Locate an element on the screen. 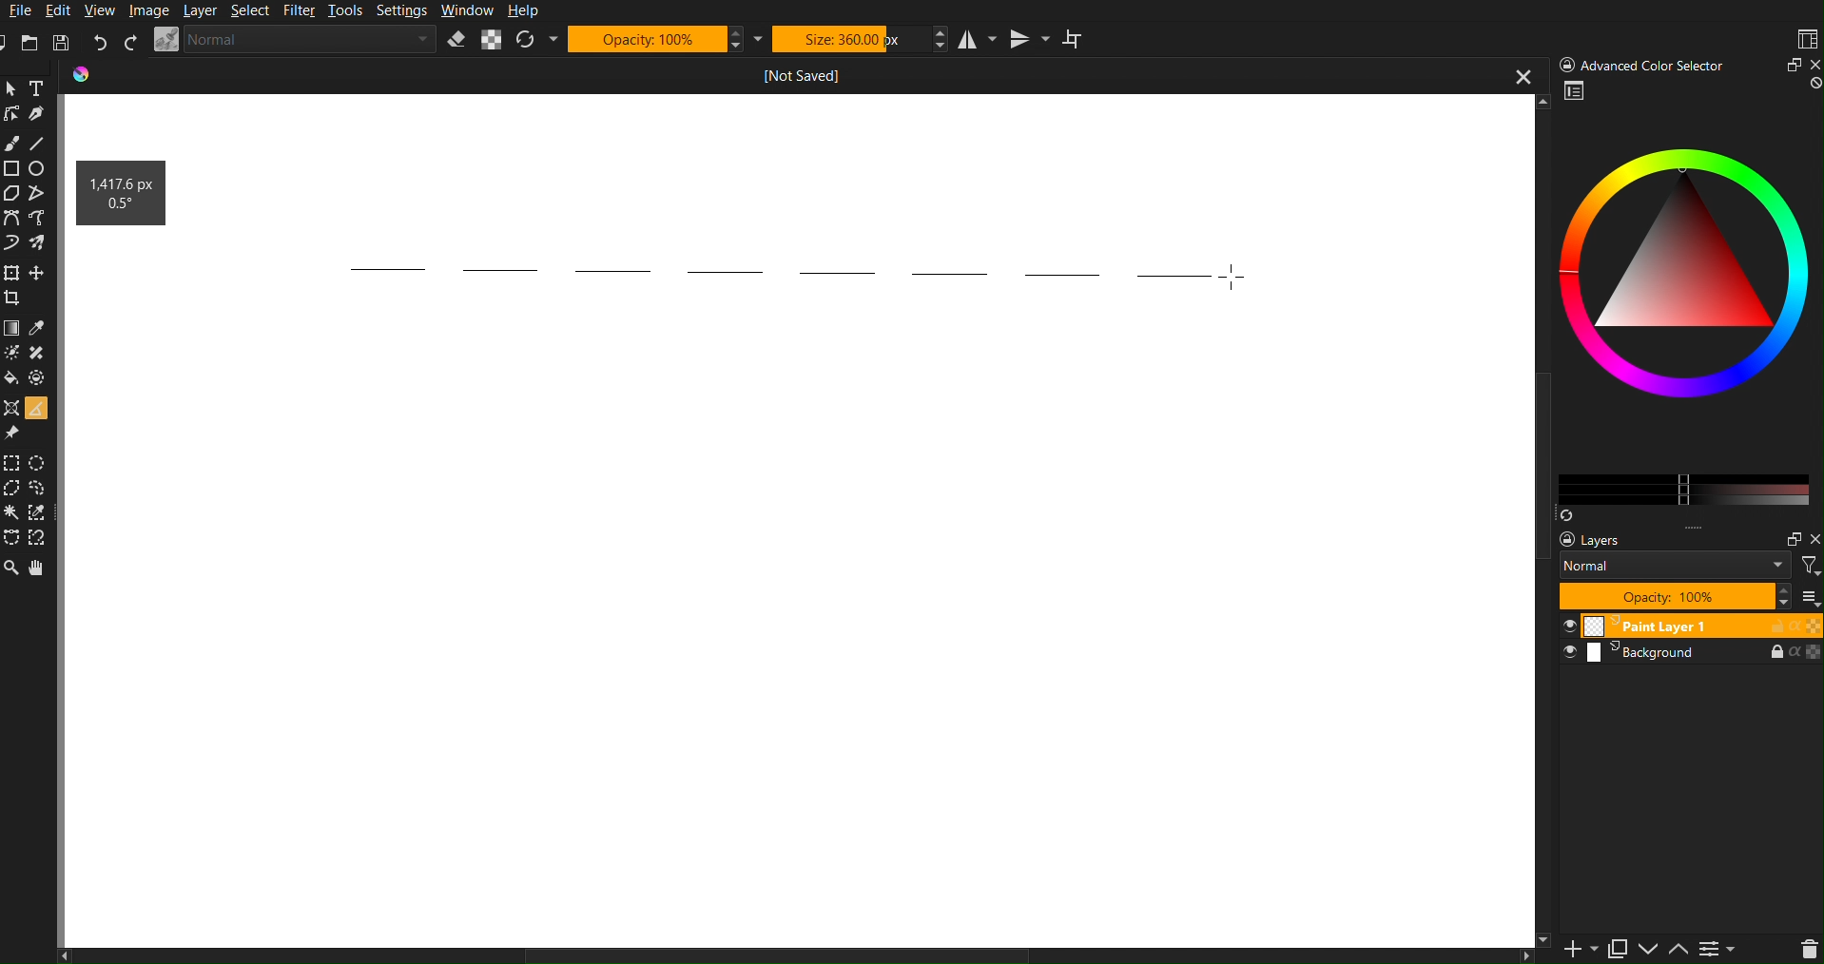 Image resolution: width=1824 pixels, height=964 pixels. Zoom is located at coordinates (12, 88).